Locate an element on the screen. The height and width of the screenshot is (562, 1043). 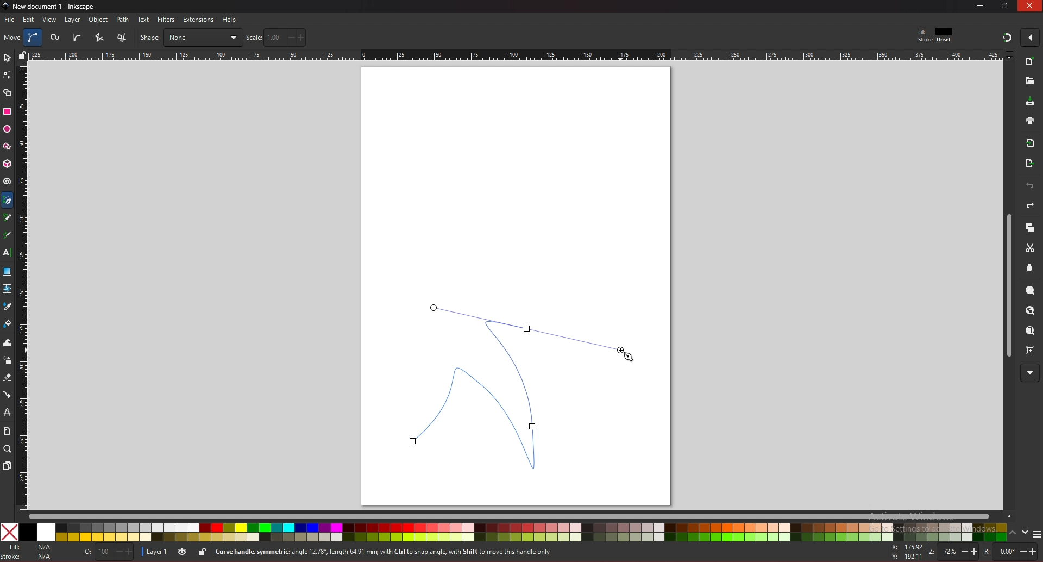
edit is located at coordinates (29, 19).